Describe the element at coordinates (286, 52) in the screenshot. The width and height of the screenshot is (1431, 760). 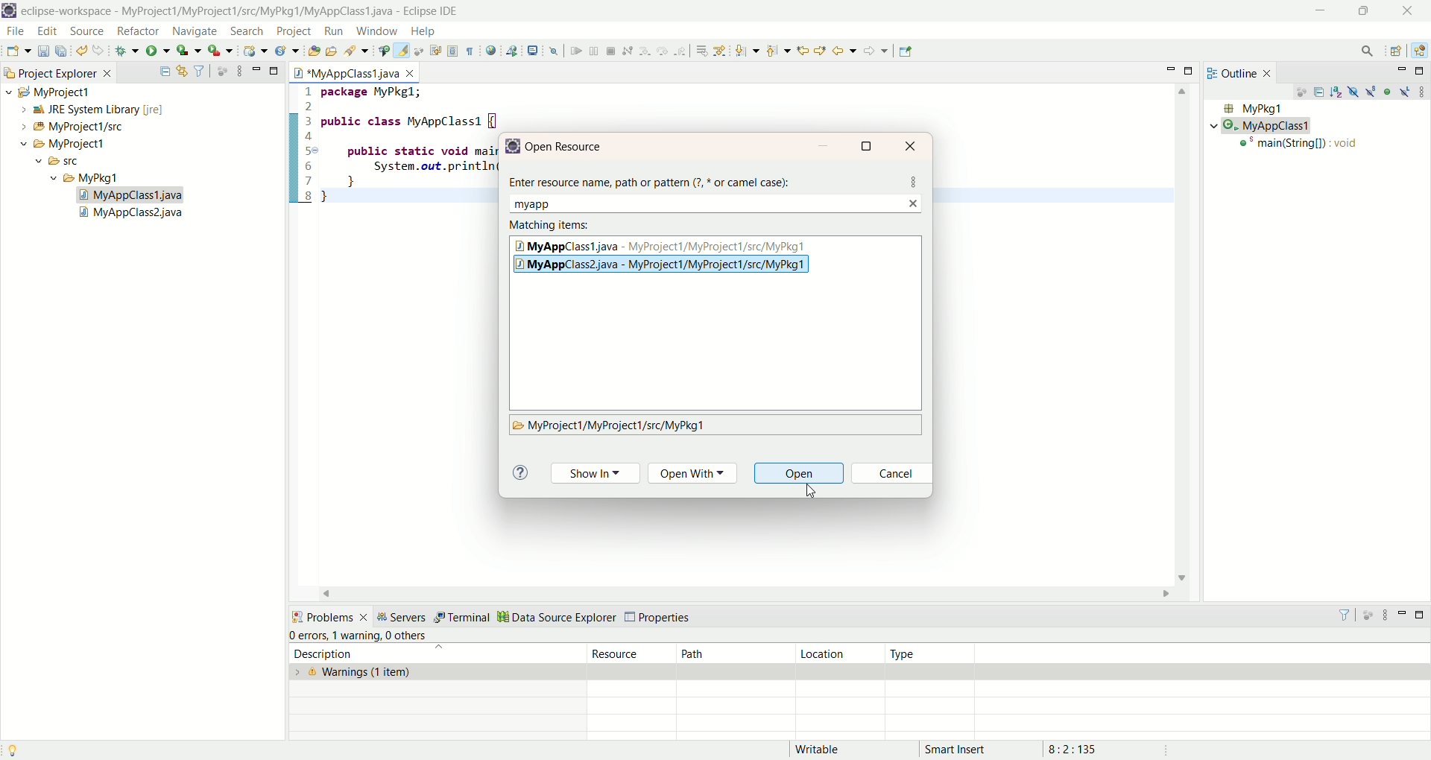
I see `create a new Java servlet` at that location.